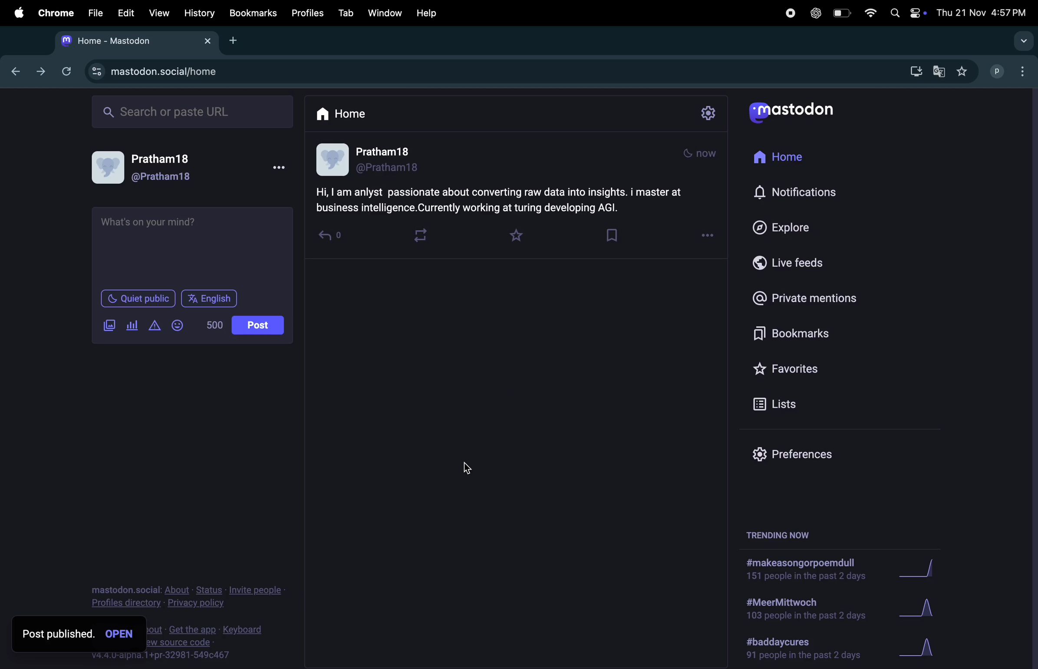 The width and height of the screenshot is (1038, 669). I want to click on private mentions, so click(806, 301).